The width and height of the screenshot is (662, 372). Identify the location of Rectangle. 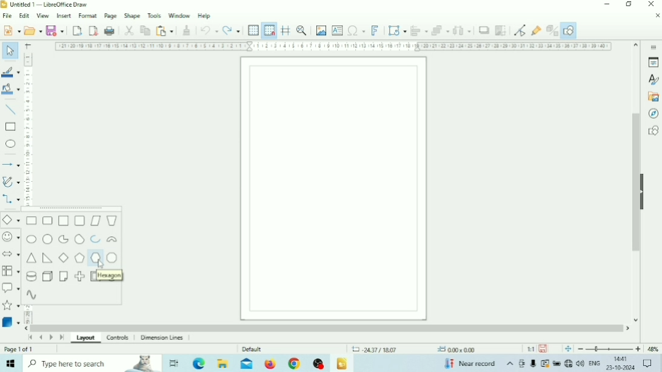
(10, 127).